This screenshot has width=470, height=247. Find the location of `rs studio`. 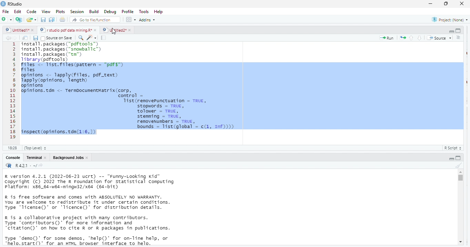

rs studio is located at coordinates (16, 4).